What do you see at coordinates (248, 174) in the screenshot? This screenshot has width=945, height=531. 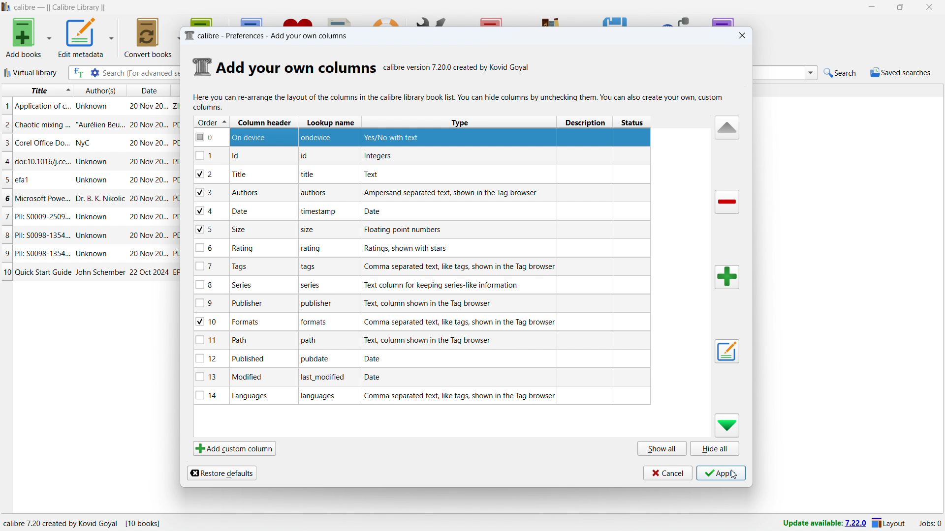 I see `title` at bounding box center [248, 174].